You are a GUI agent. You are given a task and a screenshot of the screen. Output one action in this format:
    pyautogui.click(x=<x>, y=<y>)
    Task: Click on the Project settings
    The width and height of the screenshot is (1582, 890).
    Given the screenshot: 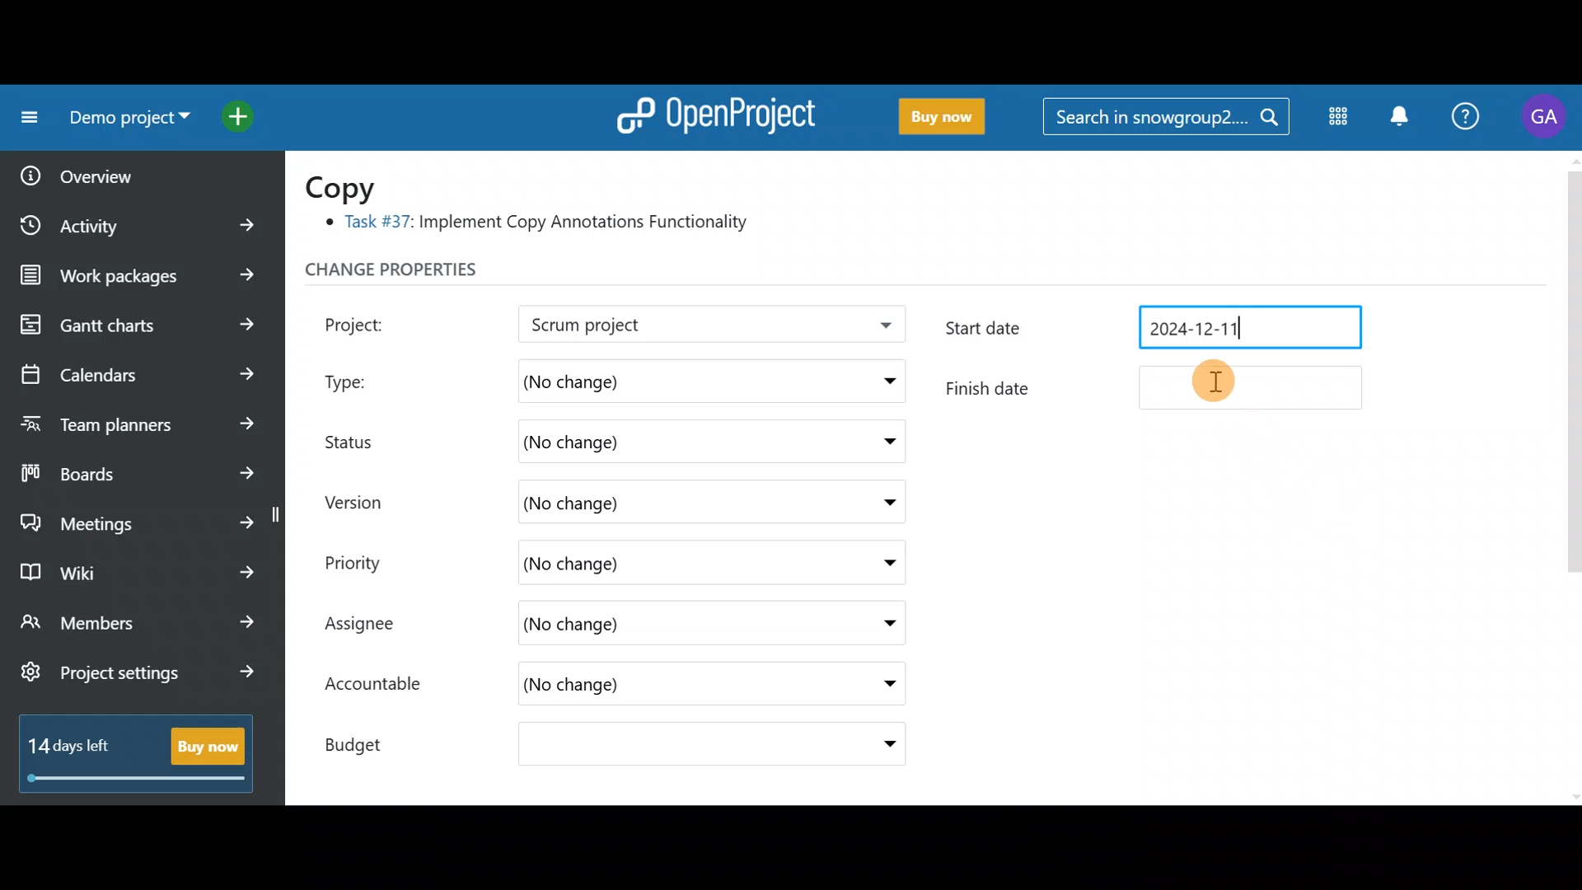 What is the action you would take?
    pyautogui.click(x=138, y=681)
    